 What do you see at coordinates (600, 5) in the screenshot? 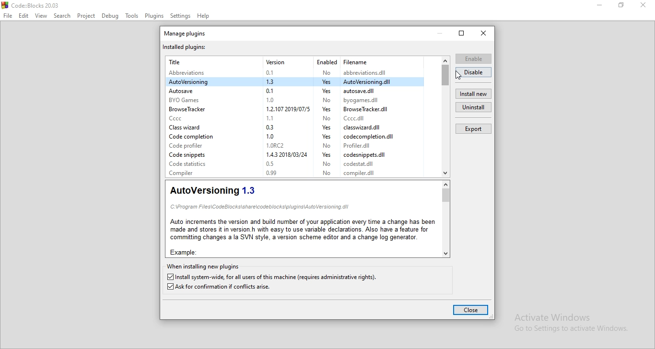
I see `minimise` at bounding box center [600, 5].